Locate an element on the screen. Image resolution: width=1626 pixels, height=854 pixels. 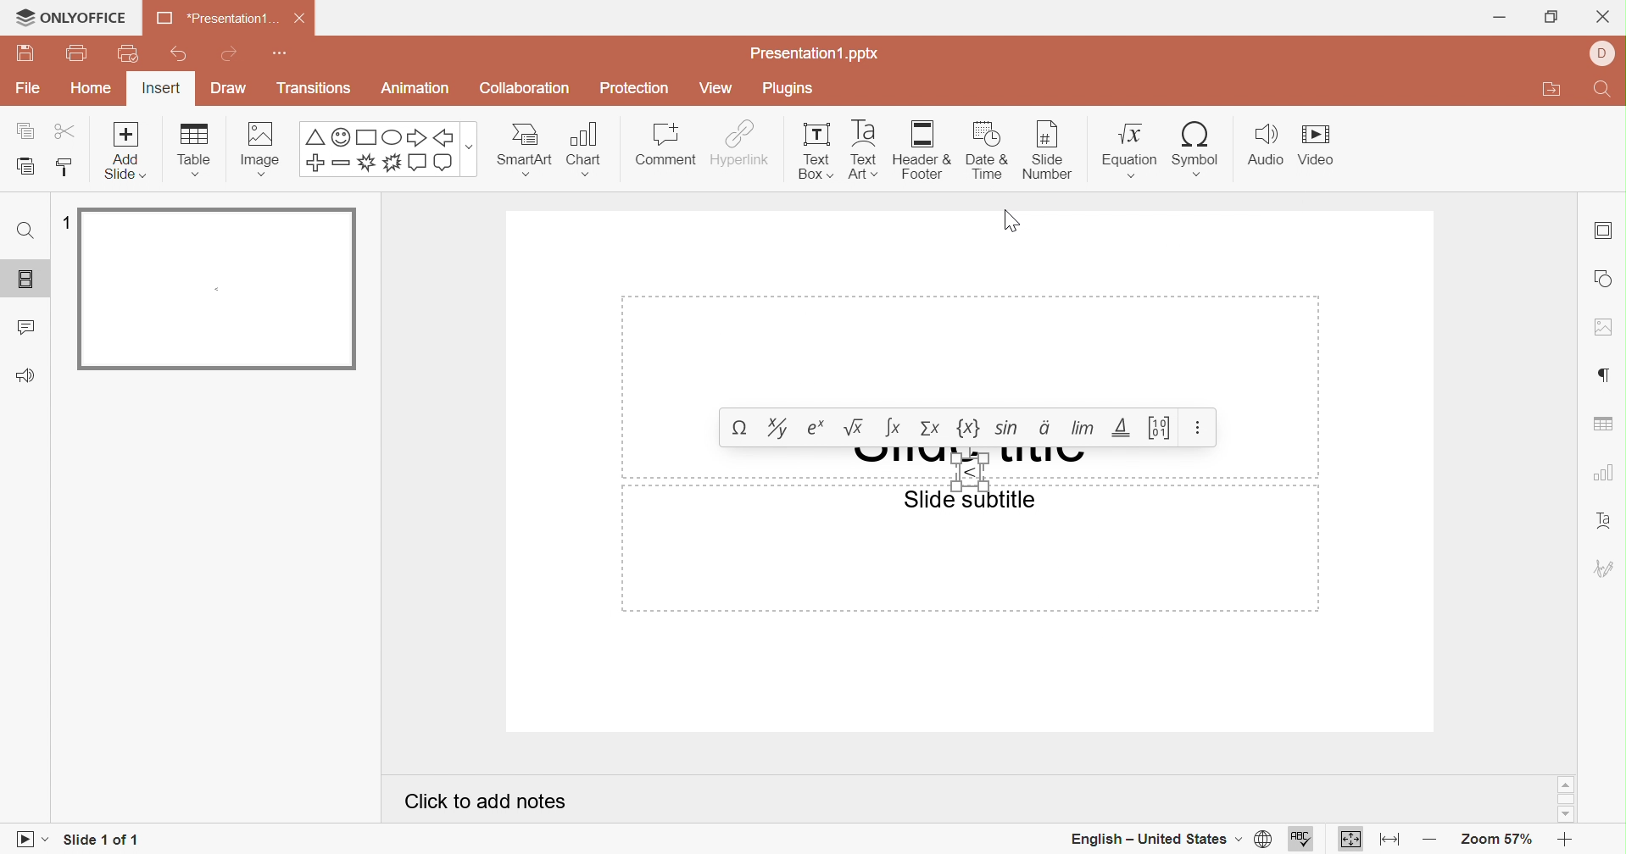
Slide 1 of 1 is located at coordinates (103, 840).